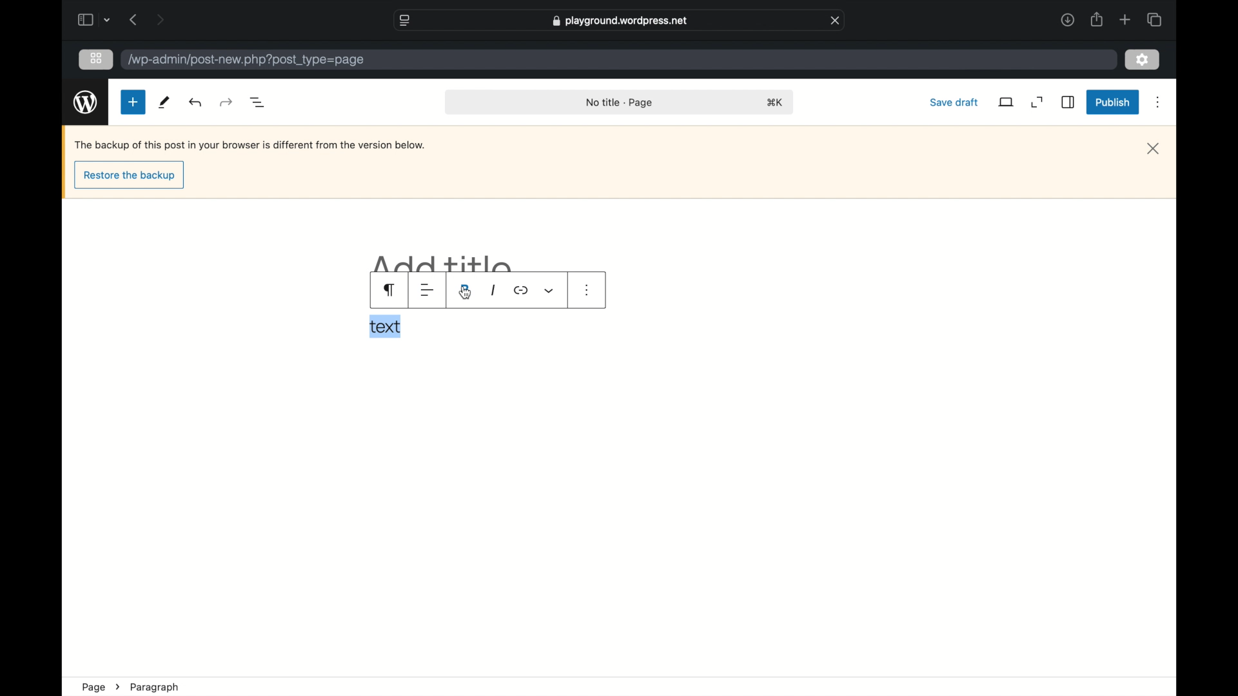 This screenshot has width=1238, height=696. I want to click on icon, so click(521, 291).